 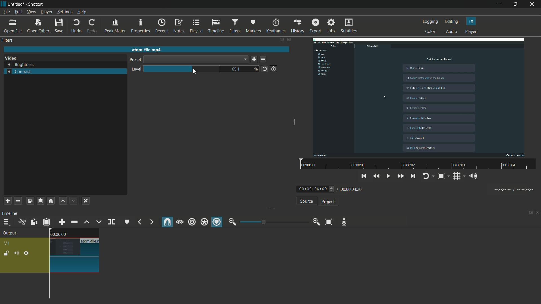 What do you see at coordinates (60, 26) in the screenshot?
I see `save` at bounding box center [60, 26].